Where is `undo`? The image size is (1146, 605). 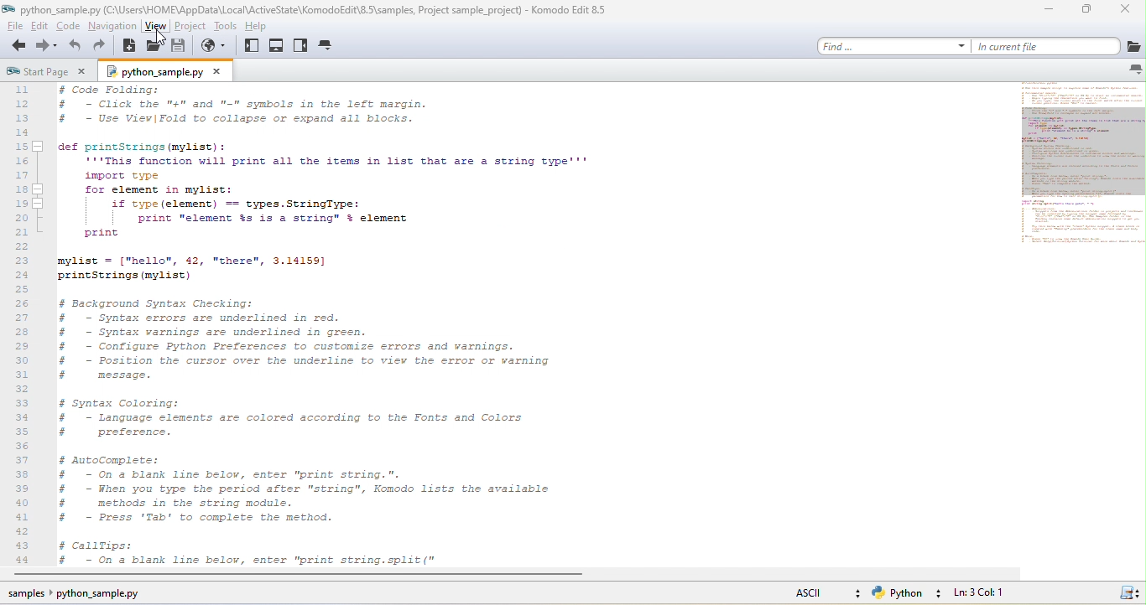
undo is located at coordinates (75, 45).